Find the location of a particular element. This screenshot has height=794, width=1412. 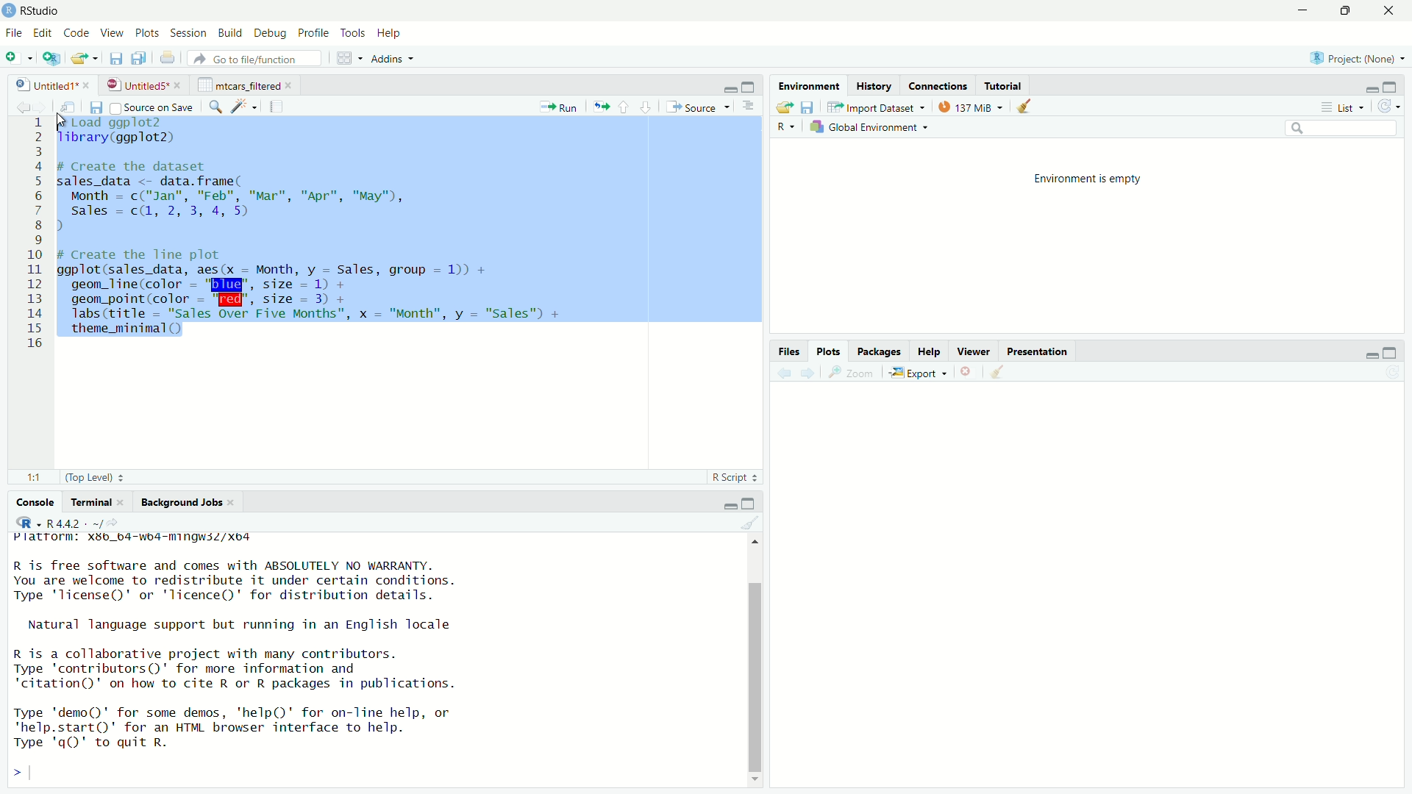

Environment is located at coordinates (811, 85).